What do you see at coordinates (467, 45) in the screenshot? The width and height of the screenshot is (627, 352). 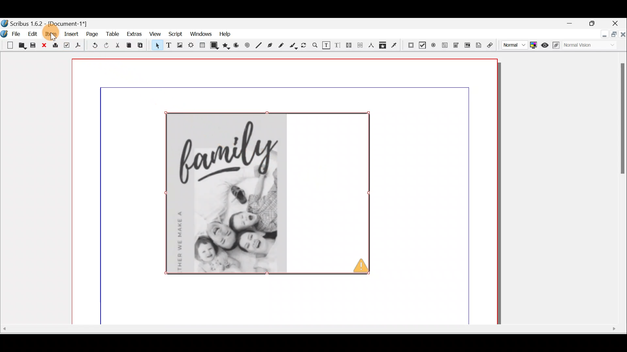 I see `PDF list box` at bounding box center [467, 45].